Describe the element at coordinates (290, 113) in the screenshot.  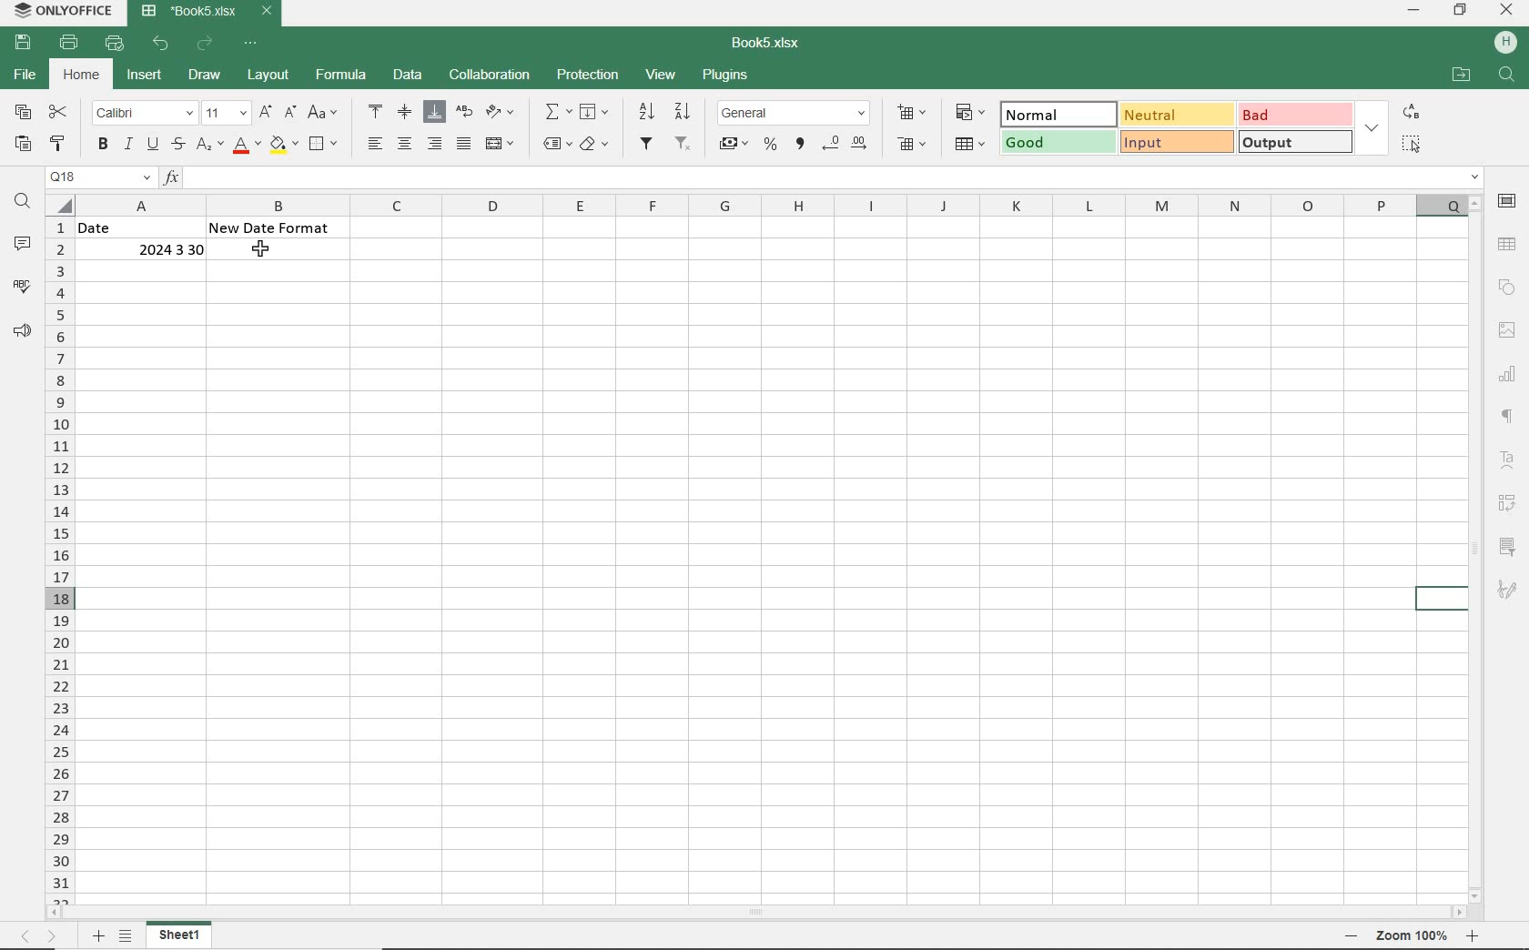
I see `DECREMENT FONT SIZE` at that location.